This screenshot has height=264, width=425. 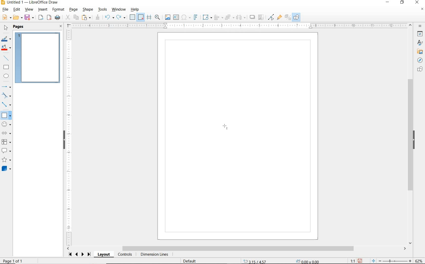 What do you see at coordinates (7, 58) in the screenshot?
I see `INSERT LINE` at bounding box center [7, 58].